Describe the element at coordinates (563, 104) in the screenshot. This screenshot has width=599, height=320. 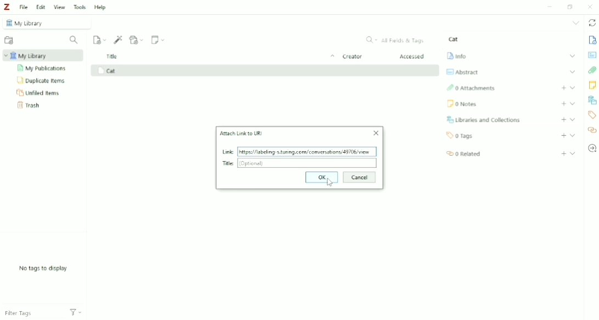
I see `Add` at that location.